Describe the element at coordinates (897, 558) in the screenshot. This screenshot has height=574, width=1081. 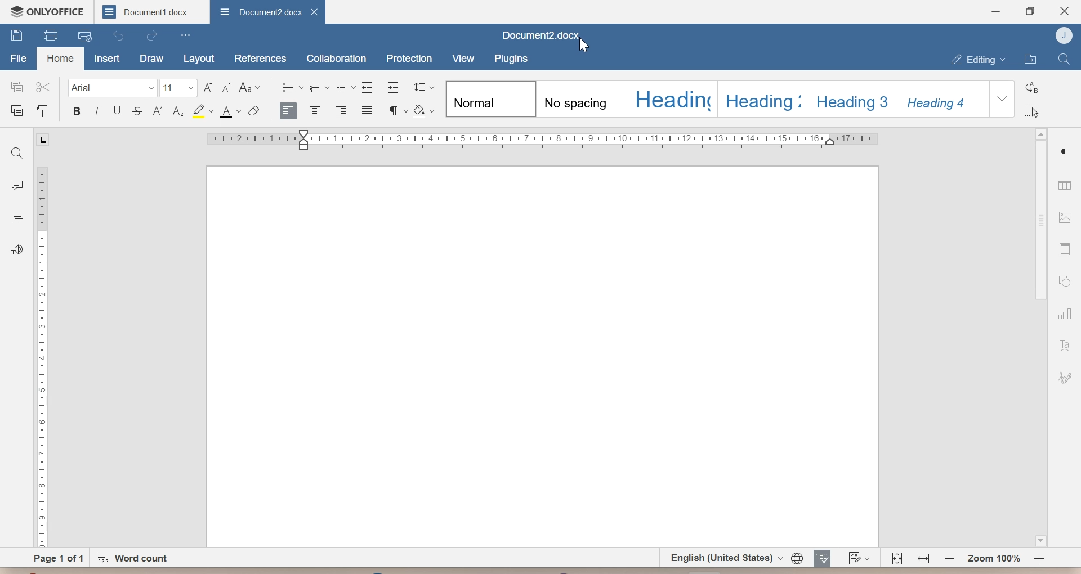
I see `Fit to page` at that location.